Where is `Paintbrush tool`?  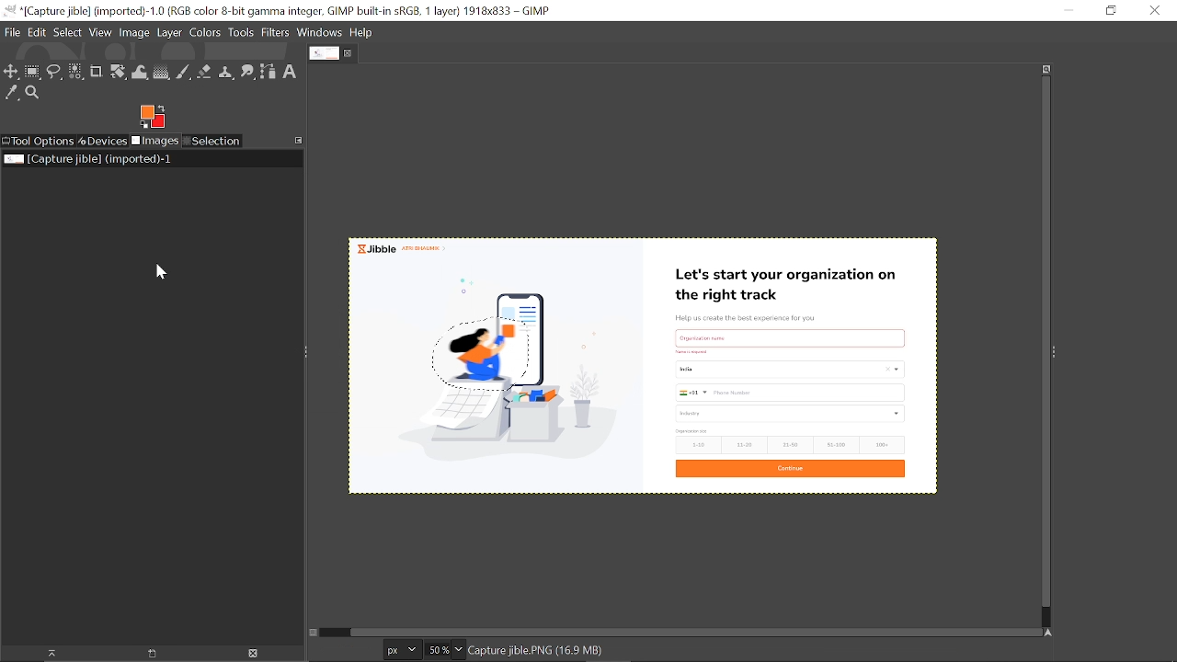 Paintbrush tool is located at coordinates (184, 73).